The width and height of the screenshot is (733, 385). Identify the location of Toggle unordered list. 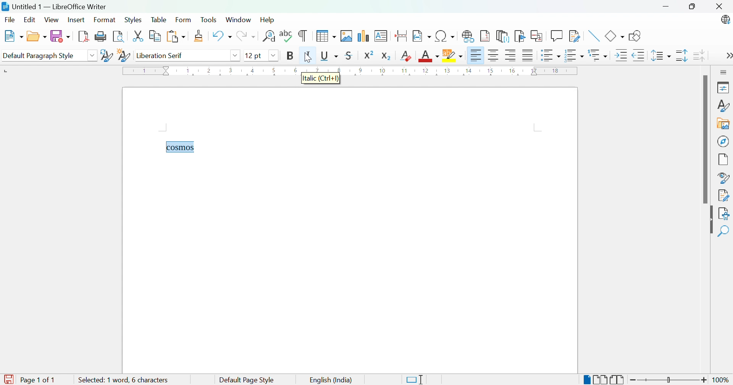
(550, 56).